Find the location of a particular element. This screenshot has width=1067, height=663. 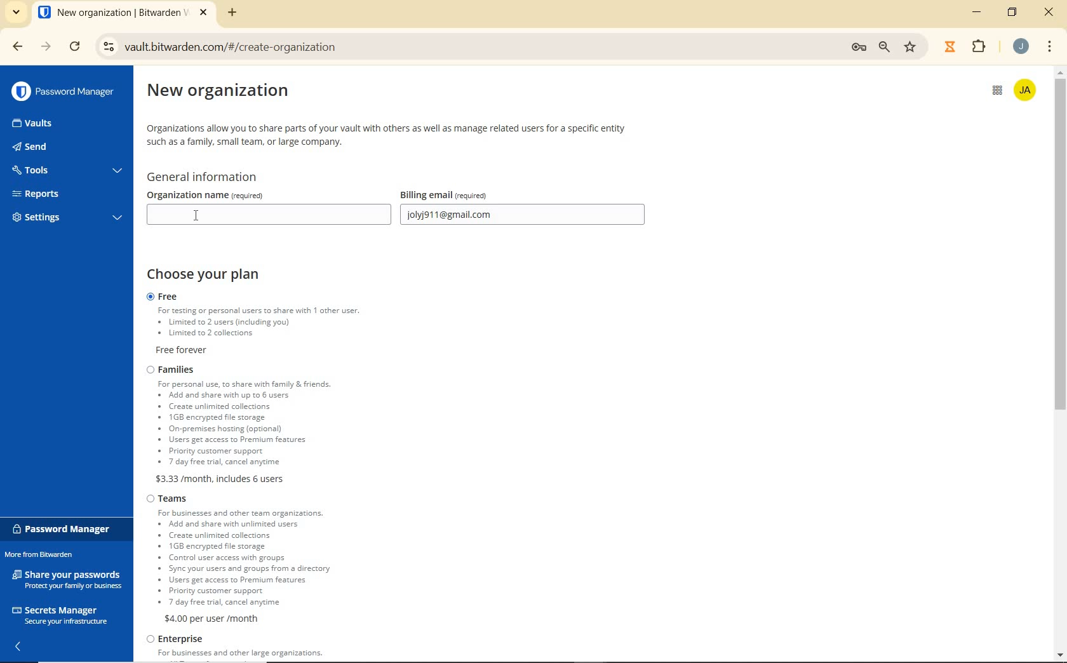

vaults is located at coordinates (44, 124).